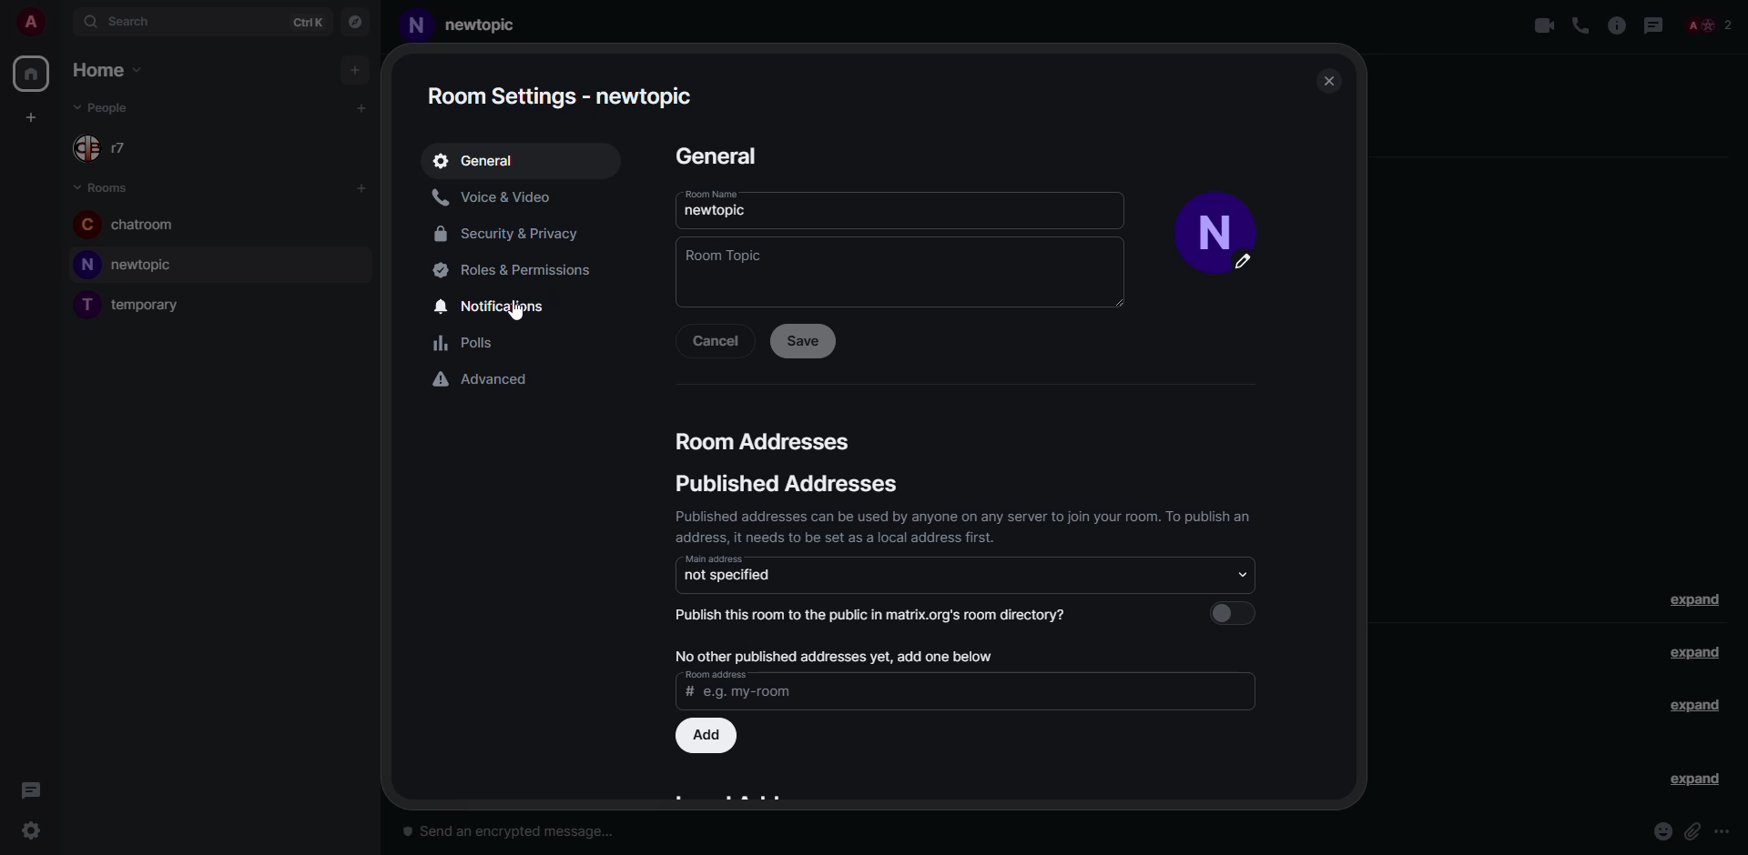 This screenshot has width=1748, height=855. Describe the element at coordinates (1695, 706) in the screenshot. I see `expand` at that location.